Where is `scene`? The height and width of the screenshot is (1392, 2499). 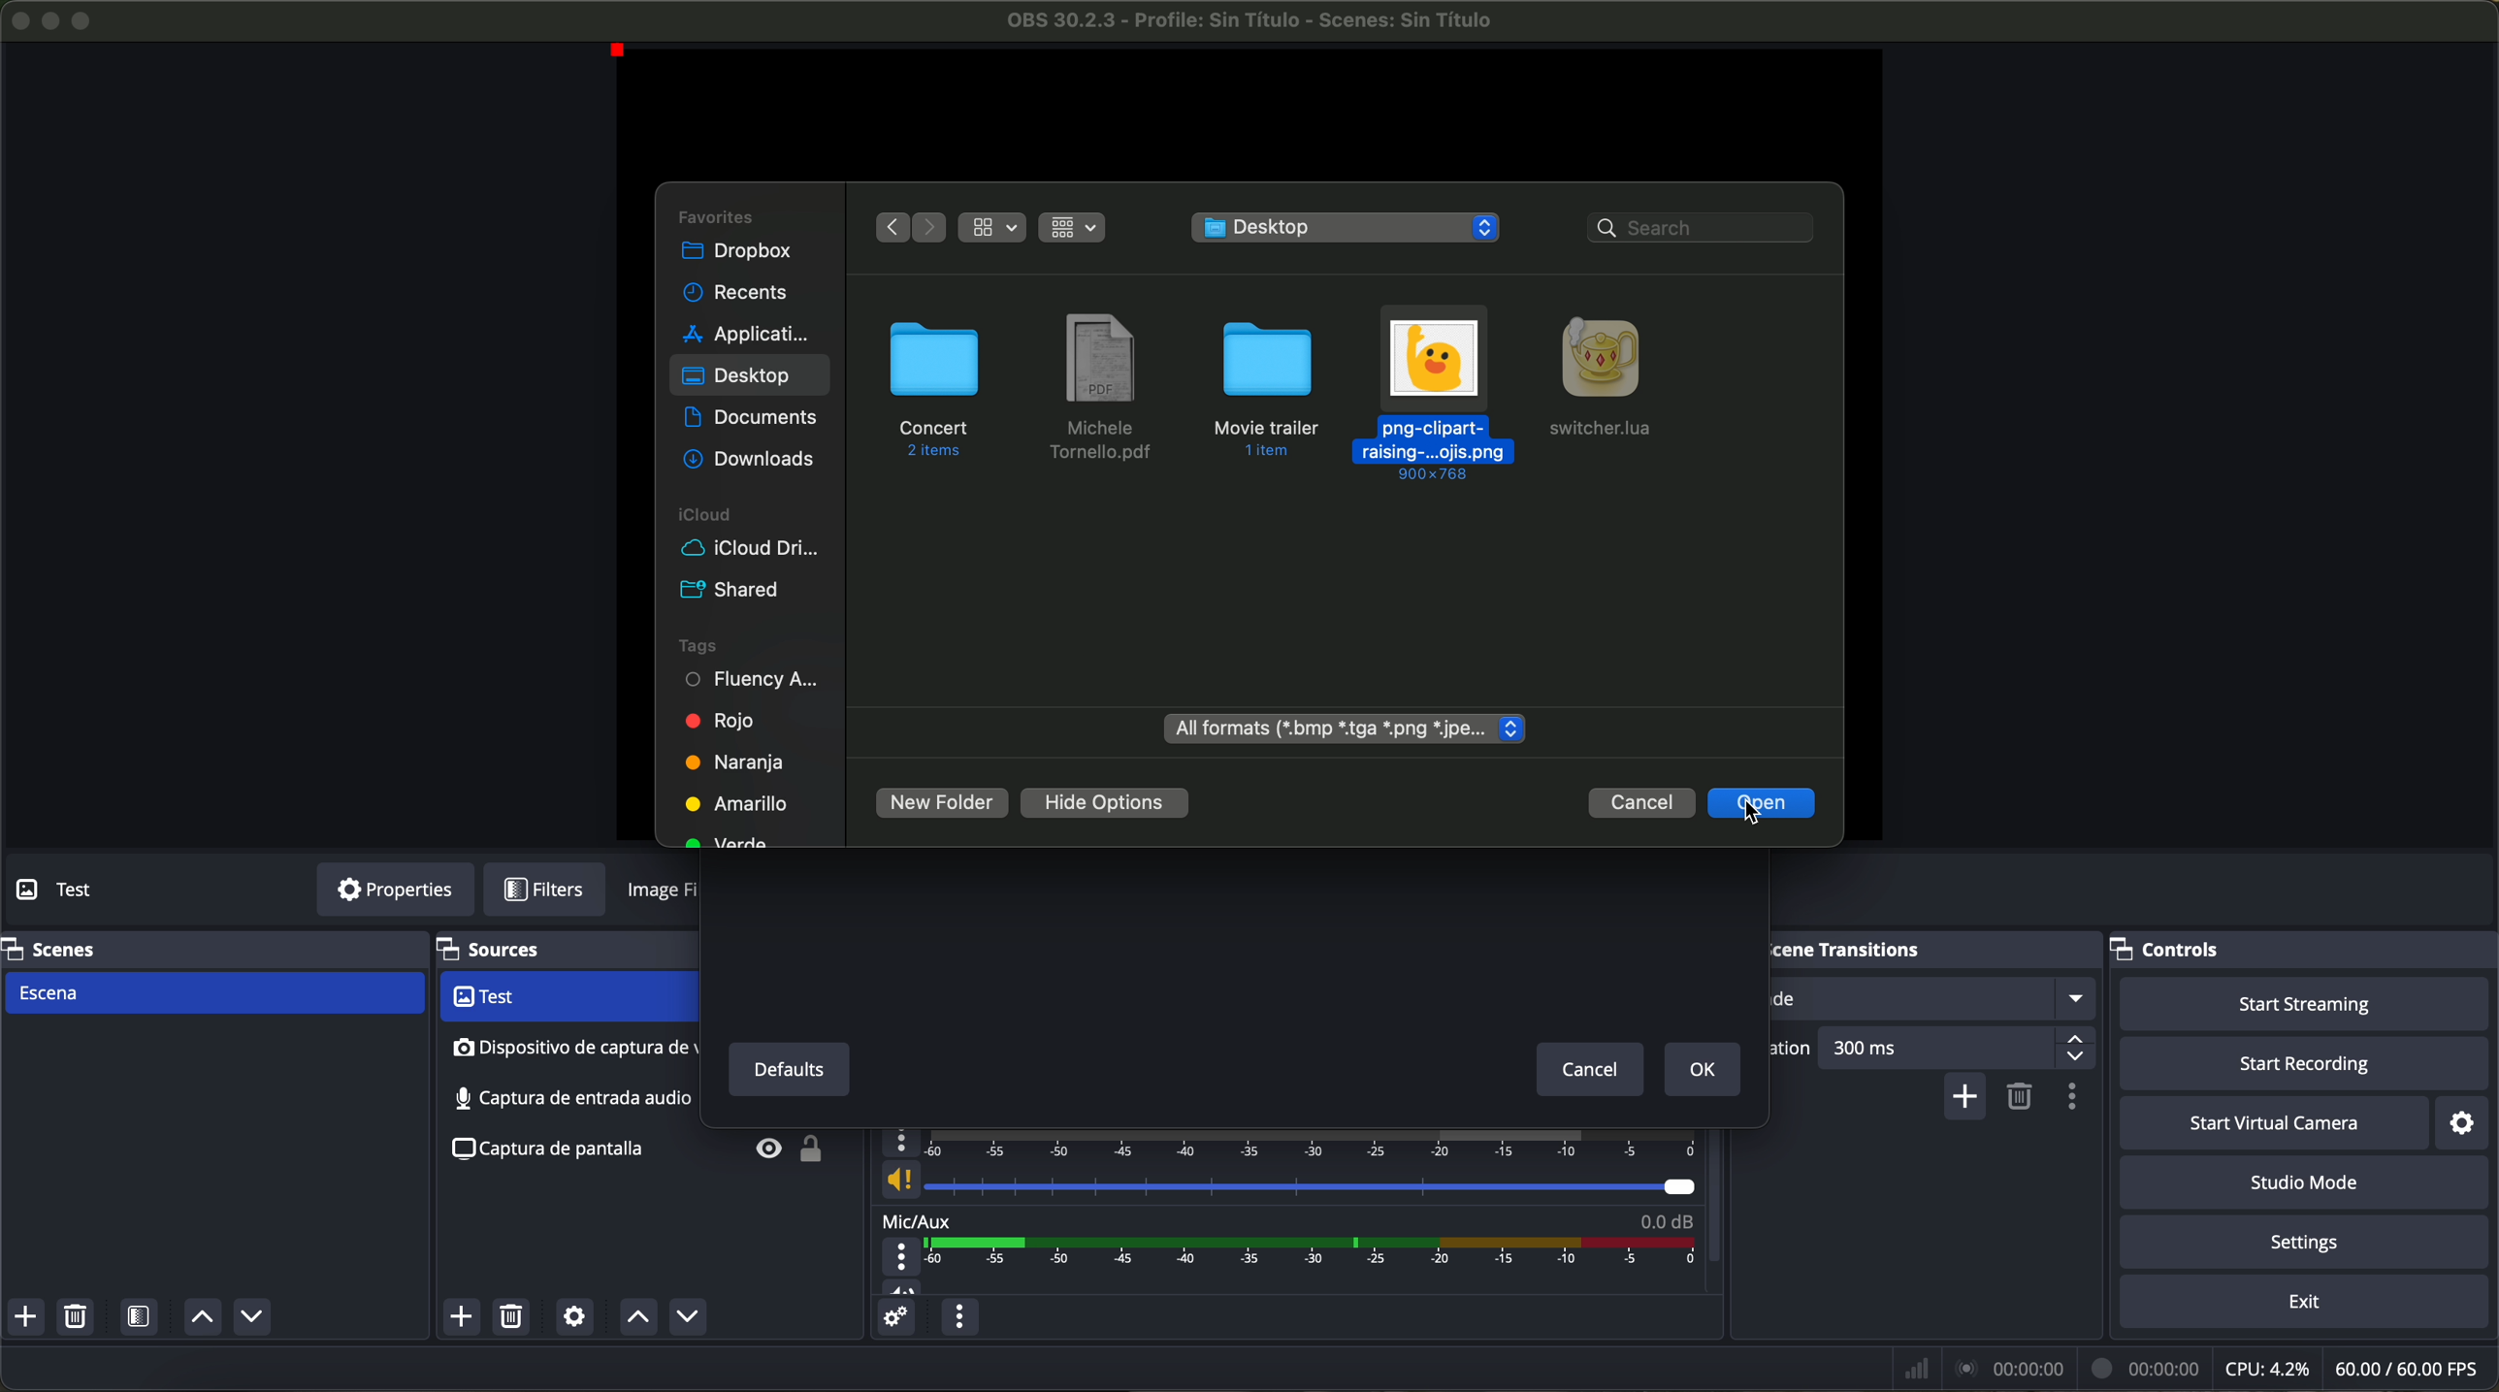
scene is located at coordinates (212, 994).